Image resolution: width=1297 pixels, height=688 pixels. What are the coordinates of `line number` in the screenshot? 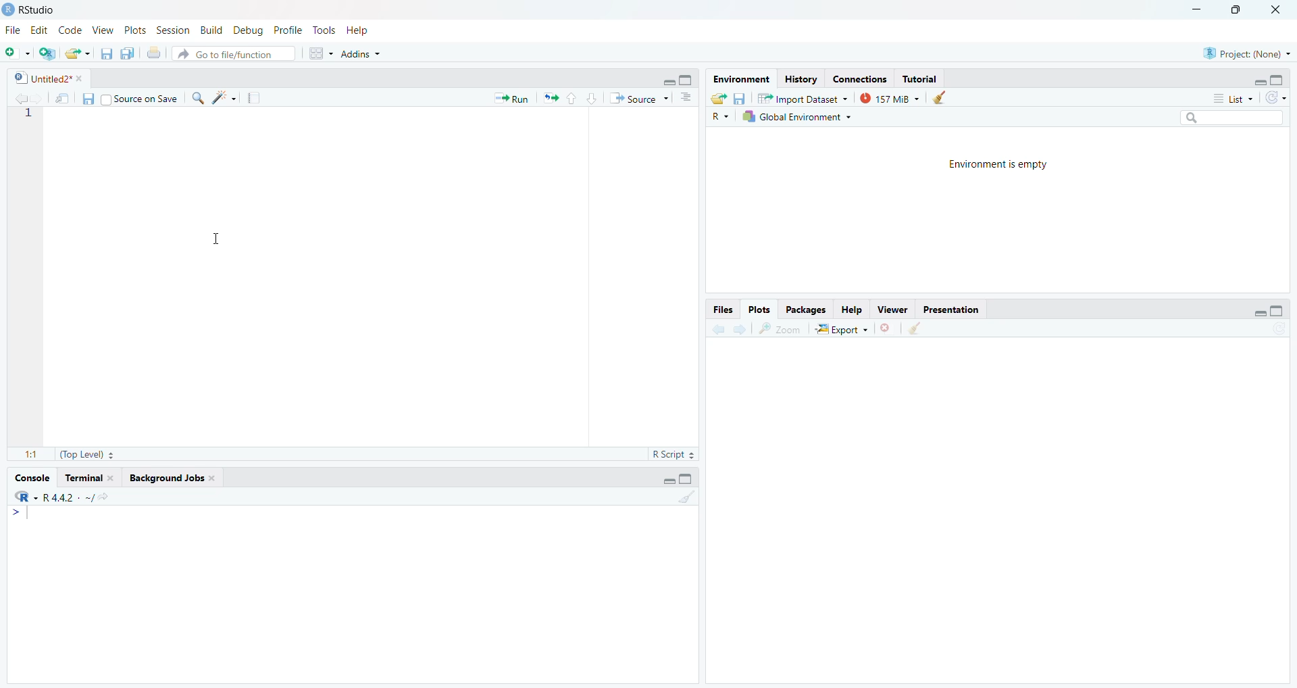 It's located at (27, 115).